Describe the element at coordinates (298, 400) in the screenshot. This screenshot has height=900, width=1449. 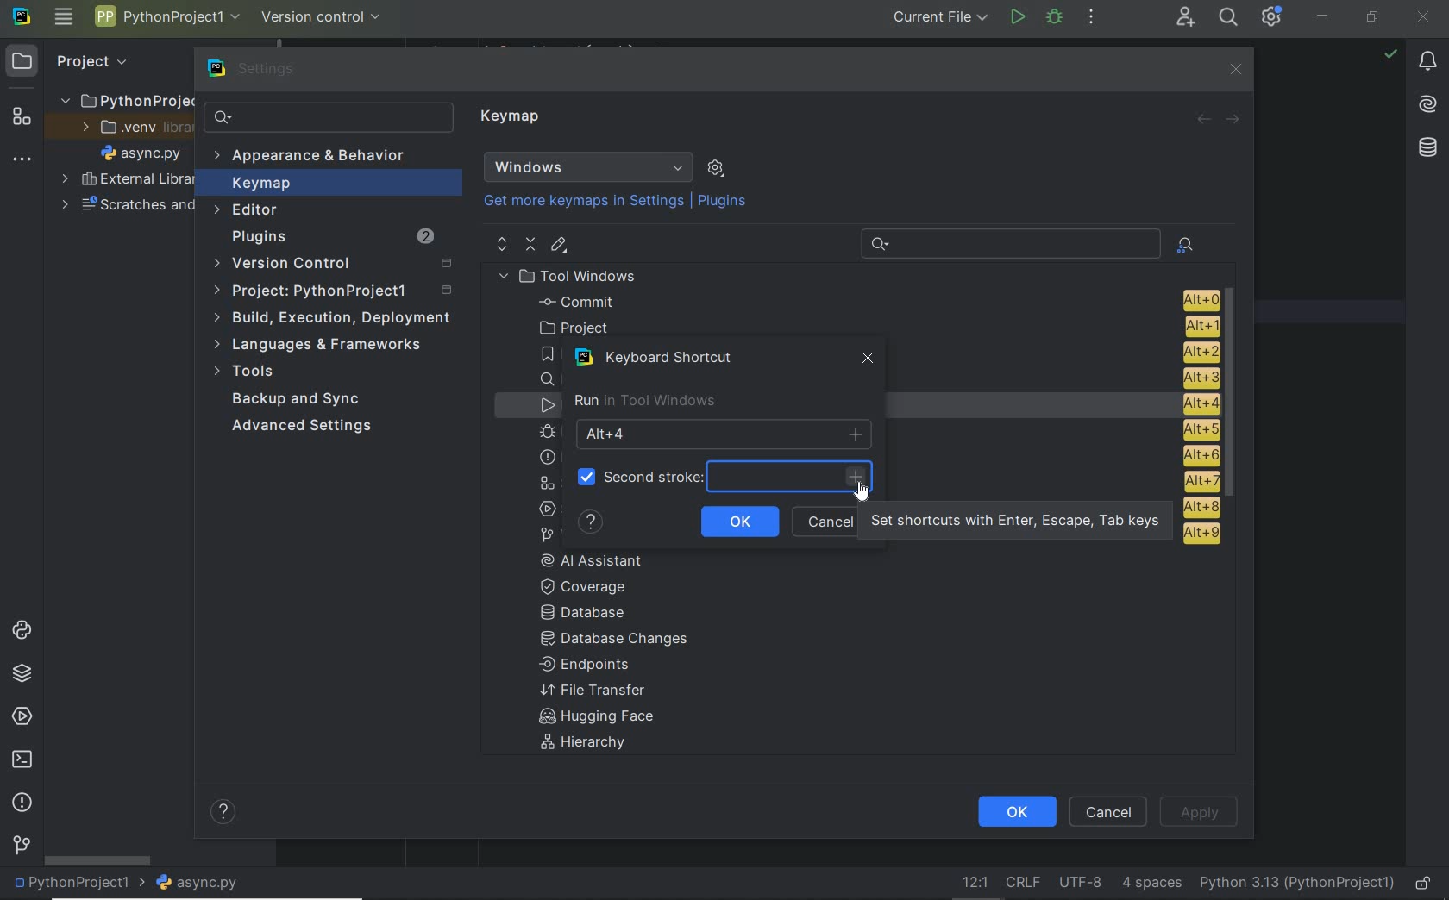
I see `Backup and Sync` at that location.